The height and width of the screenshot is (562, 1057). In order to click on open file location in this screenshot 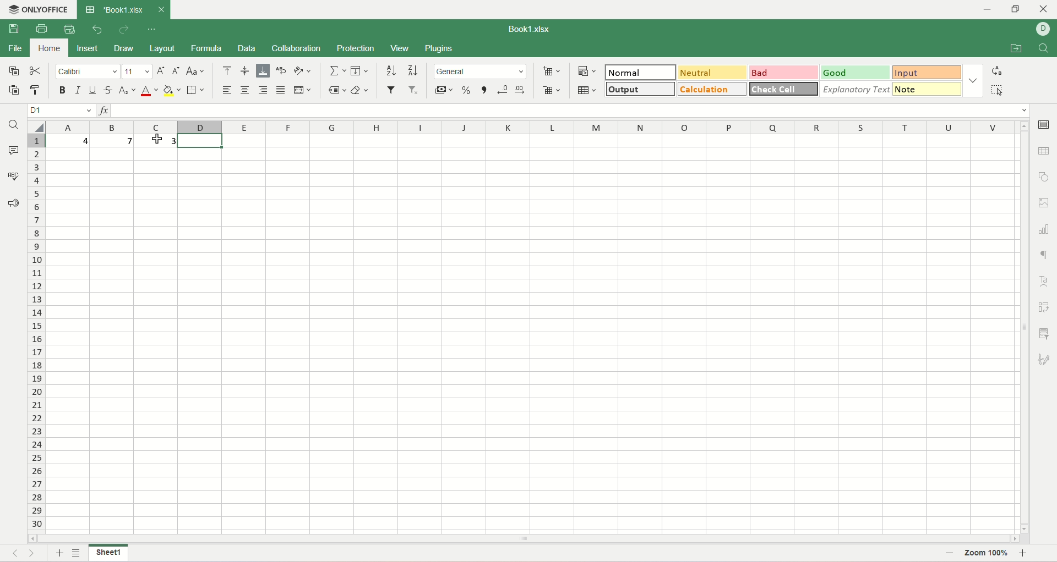, I will do `click(1016, 48)`.